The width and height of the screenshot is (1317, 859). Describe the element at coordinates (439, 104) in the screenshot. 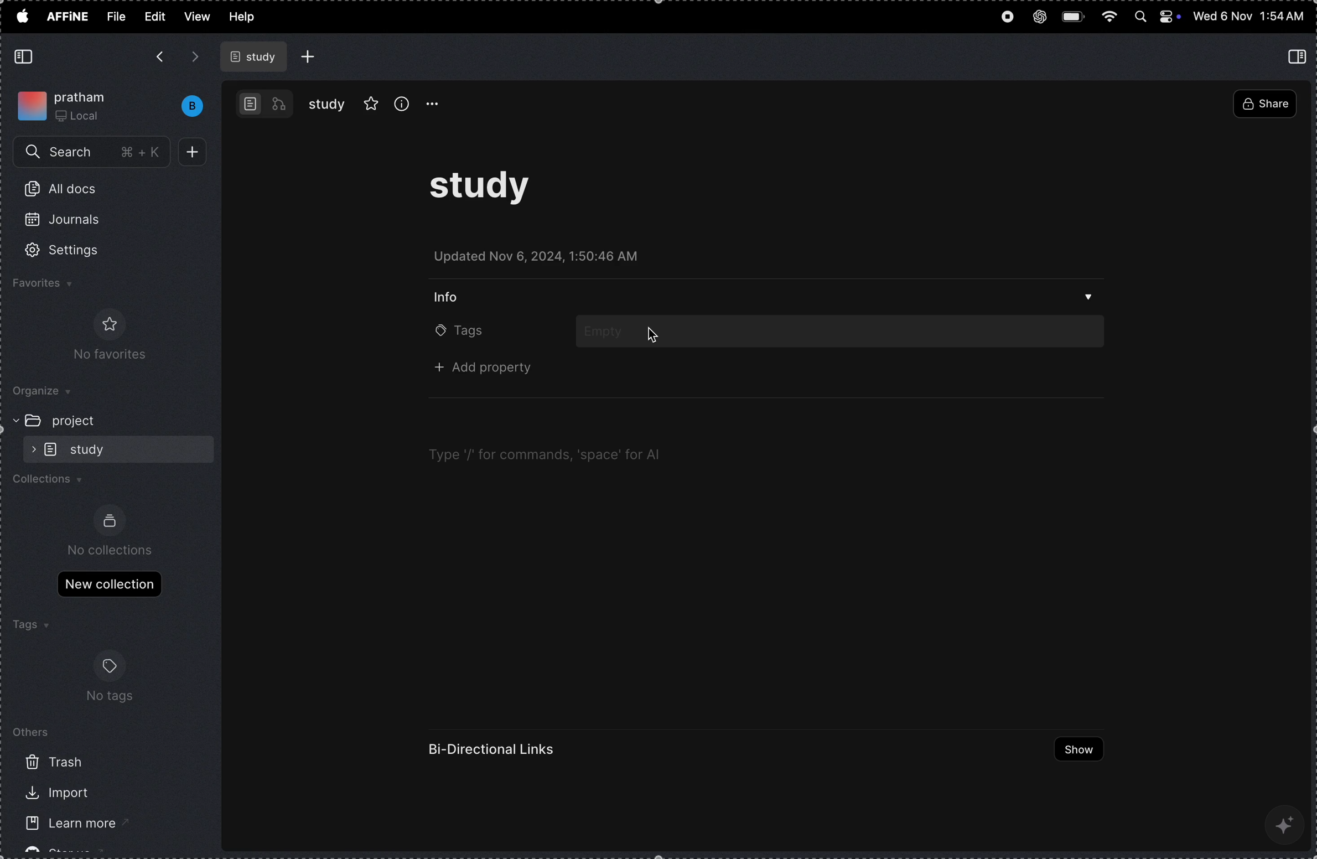

I see `option` at that location.